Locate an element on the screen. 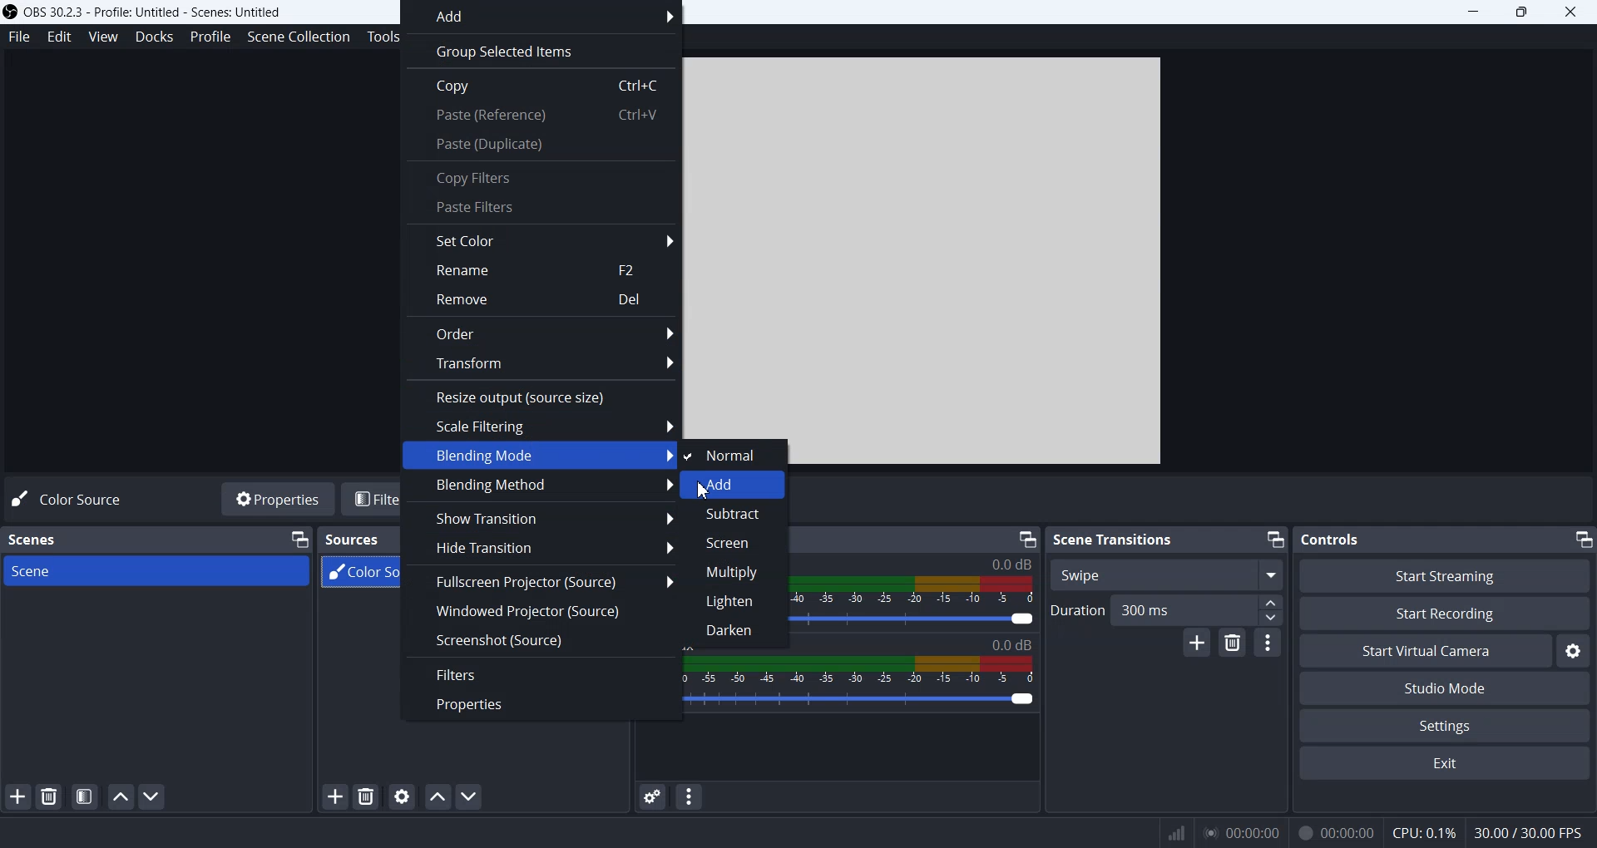  Move Scene UP is located at coordinates (121, 796).